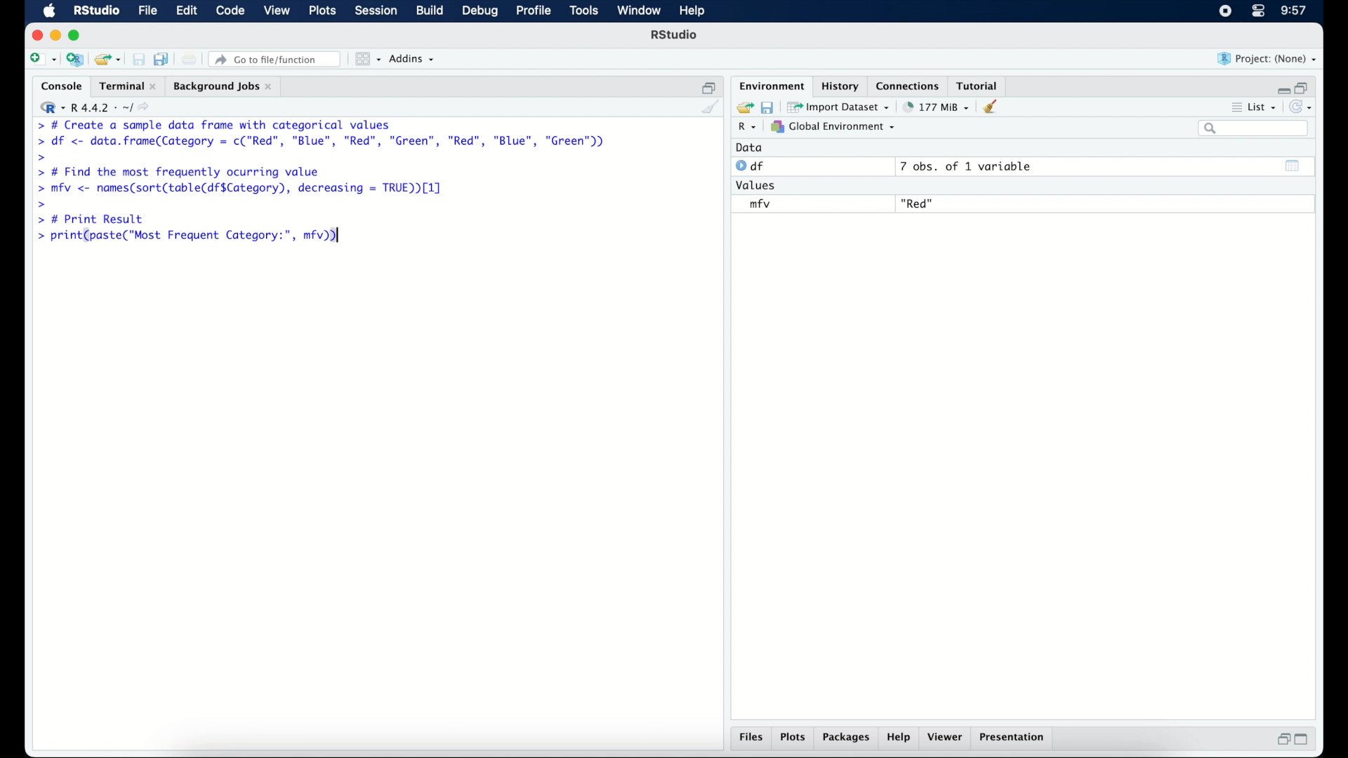  Describe the element at coordinates (1302, 106) in the screenshot. I see `refresh` at that location.